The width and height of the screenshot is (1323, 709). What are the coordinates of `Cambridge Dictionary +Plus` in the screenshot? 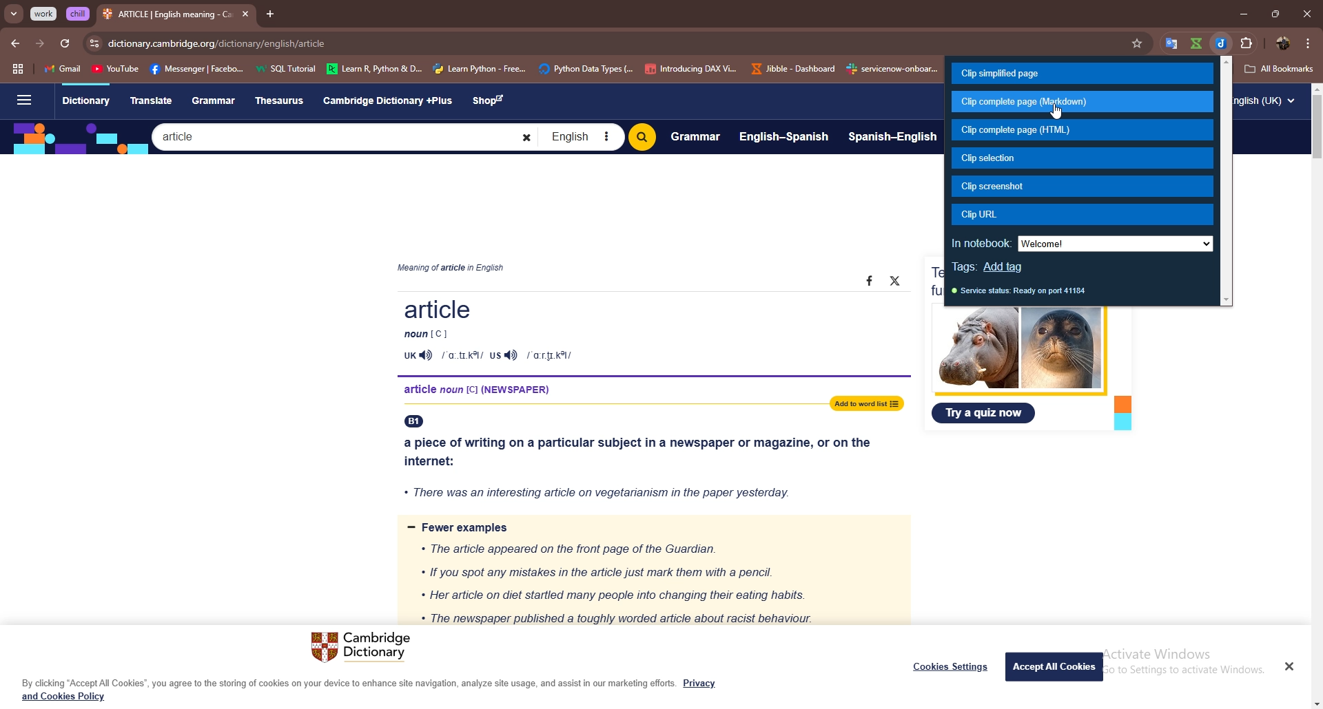 It's located at (389, 100).